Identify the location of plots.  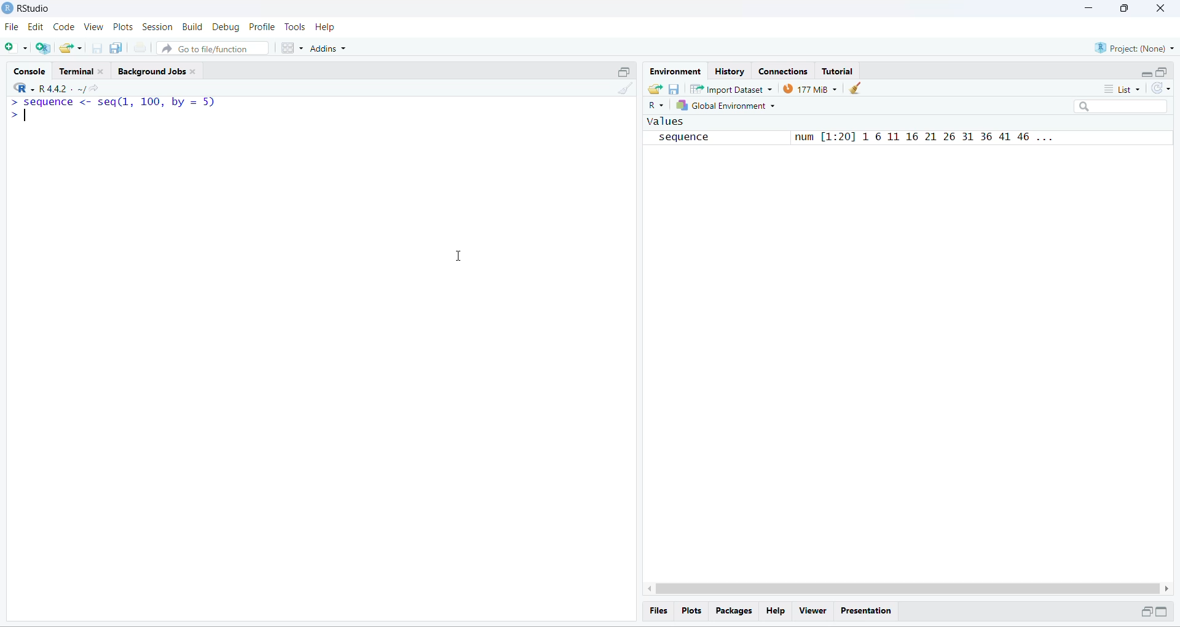
(124, 27).